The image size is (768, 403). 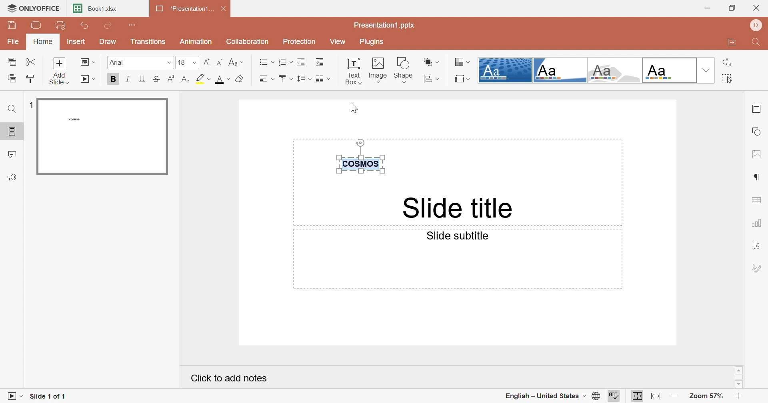 What do you see at coordinates (756, 8) in the screenshot?
I see `Close` at bounding box center [756, 8].